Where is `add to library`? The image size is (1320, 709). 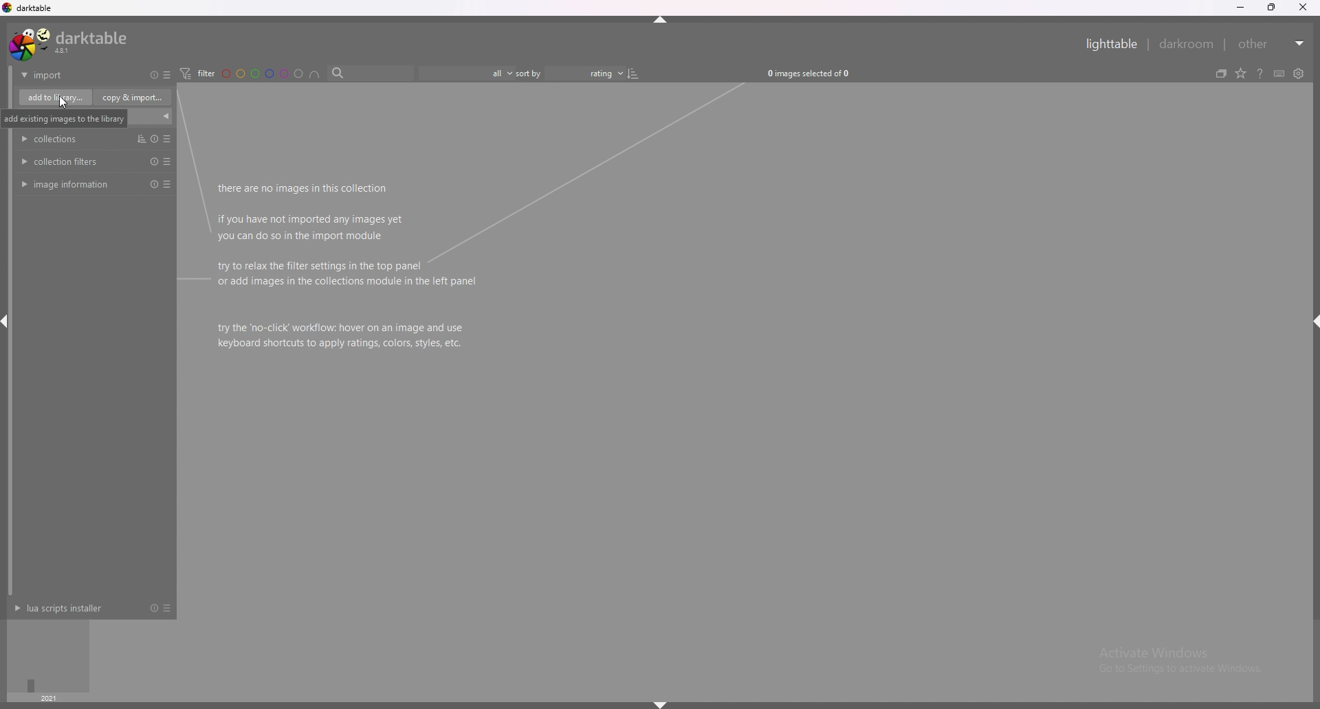
add to library is located at coordinates (56, 98).